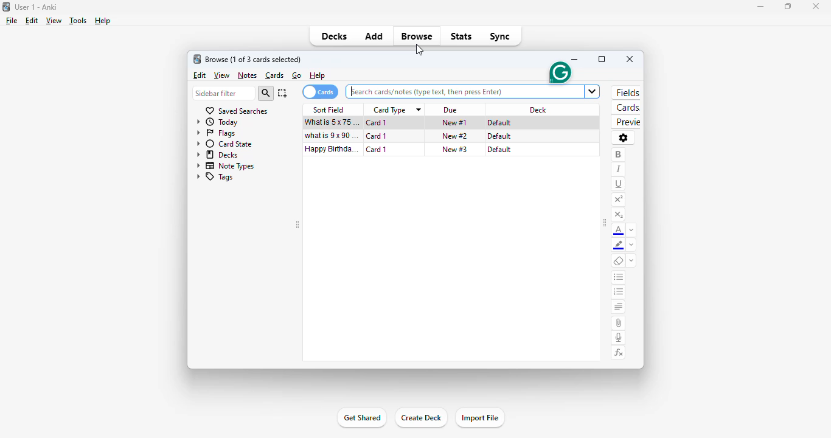  Describe the element at coordinates (103, 21) in the screenshot. I see `help` at that location.